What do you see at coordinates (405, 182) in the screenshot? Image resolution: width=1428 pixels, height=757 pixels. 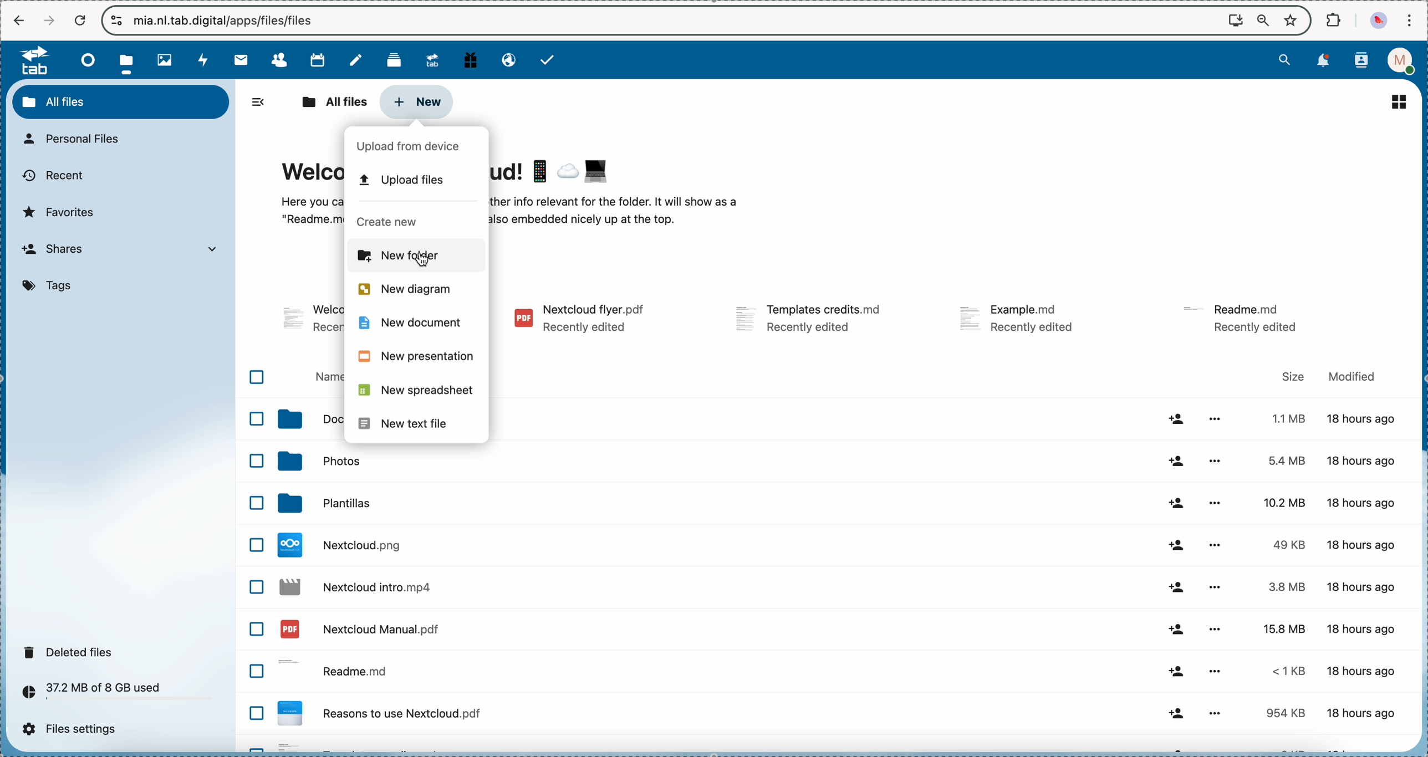 I see `upload files` at bounding box center [405, 182].